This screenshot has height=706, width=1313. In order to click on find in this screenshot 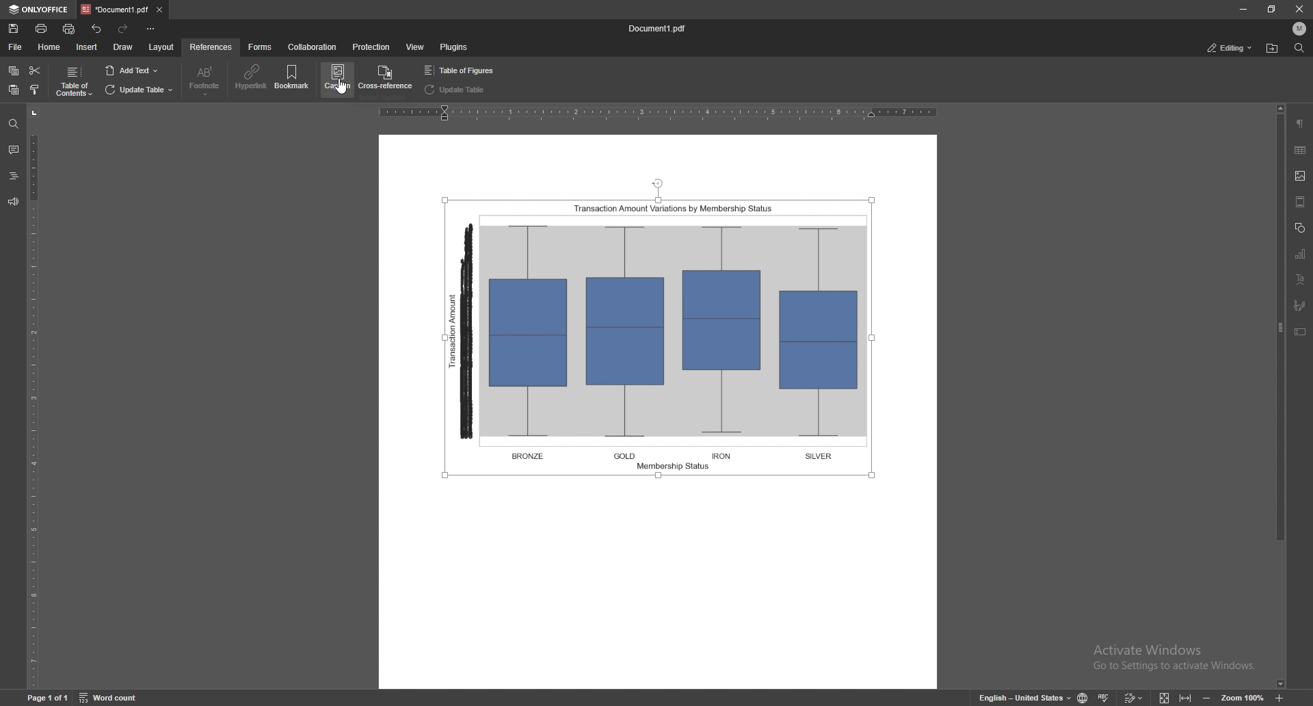, I will do `click(1298, 48)`.